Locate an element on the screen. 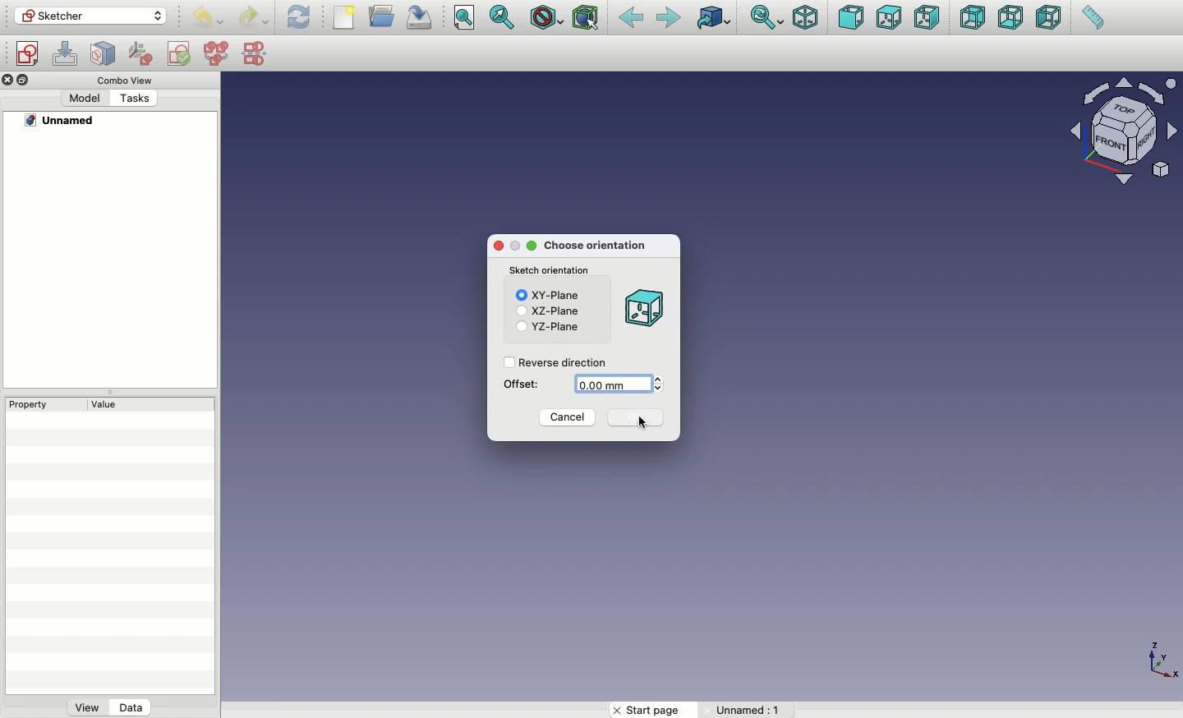 This screenshot has width=1183, height=718. Measure is located at coordinates (1091, 19).